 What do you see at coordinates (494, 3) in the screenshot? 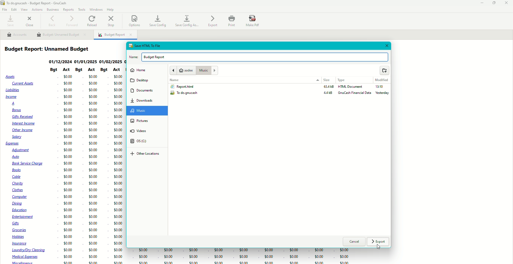
I see `Restore` at bounding box center [494, 3].